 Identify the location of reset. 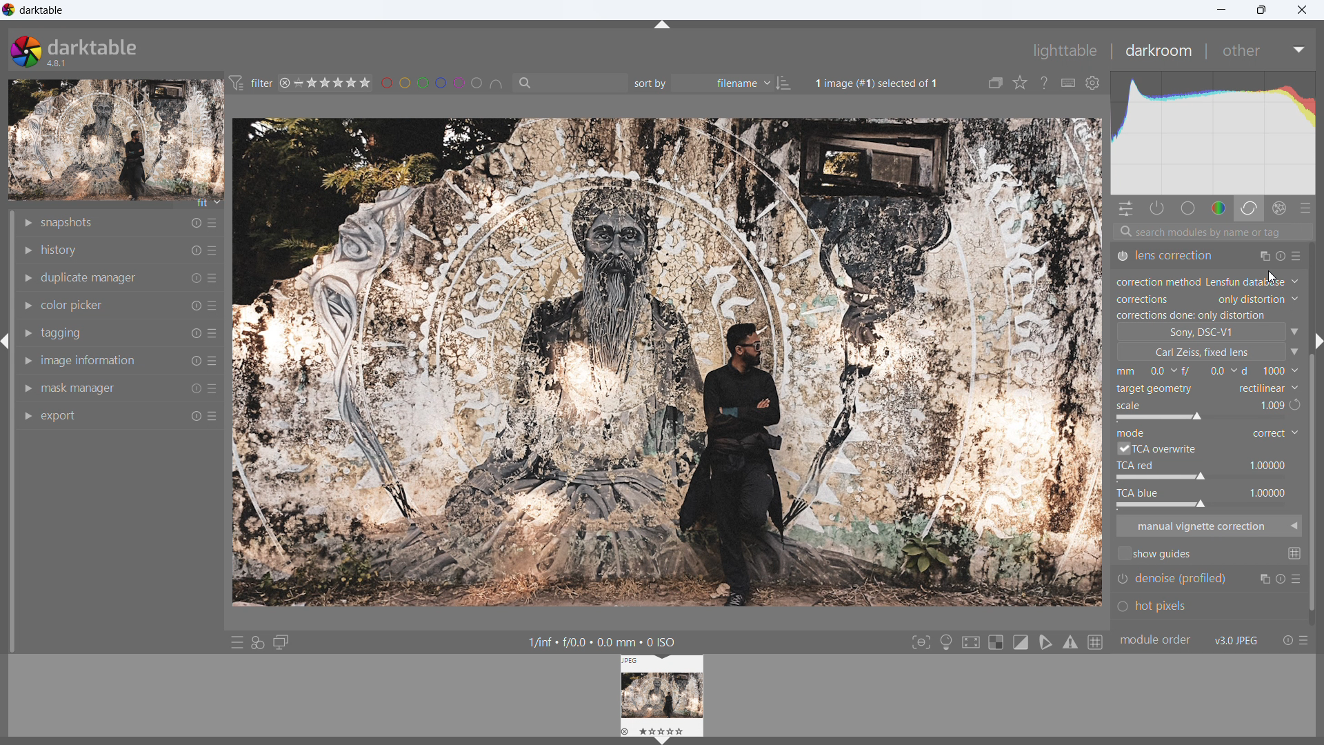
(196, 250).